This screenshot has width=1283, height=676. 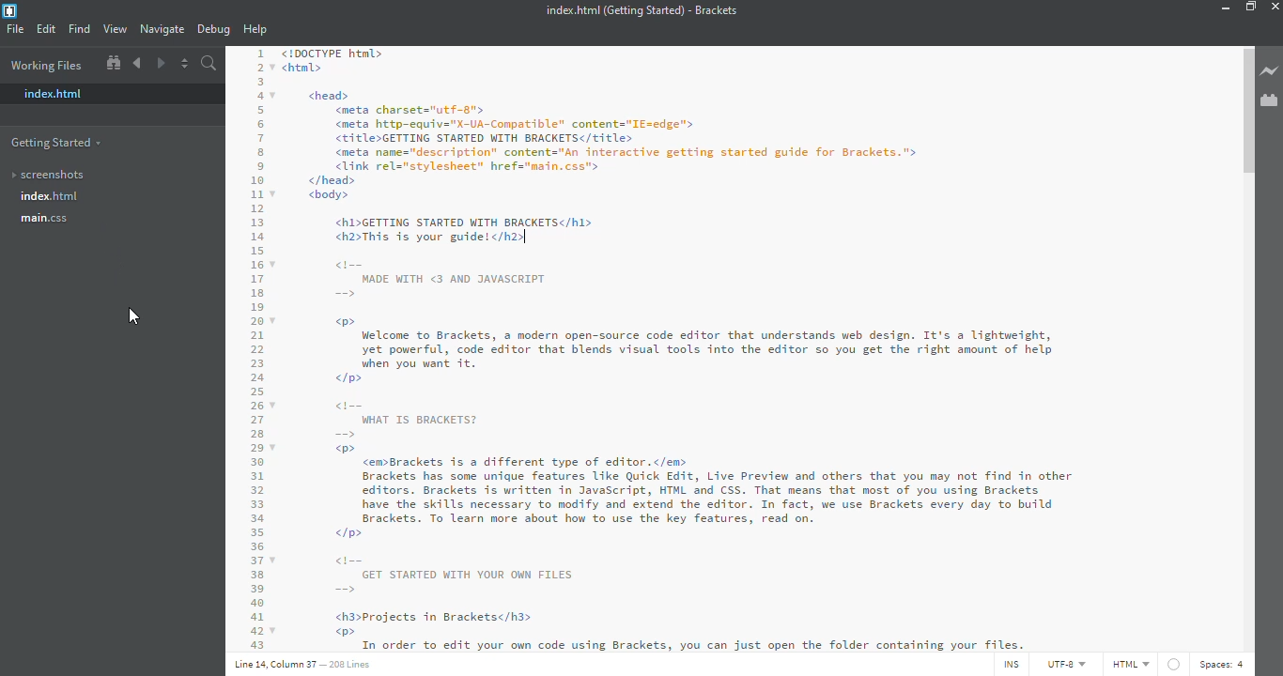 What do you see at coordinates (1270, 69) in the screenshot?
I see `live preview` at bounding box center [1270, 69].